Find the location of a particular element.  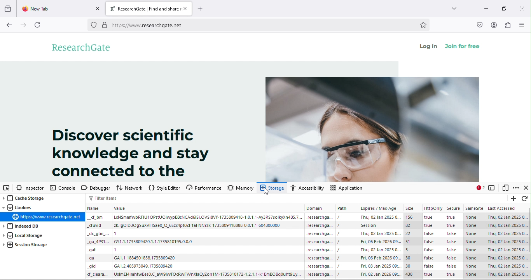

date is located at coordinates (381, 218).